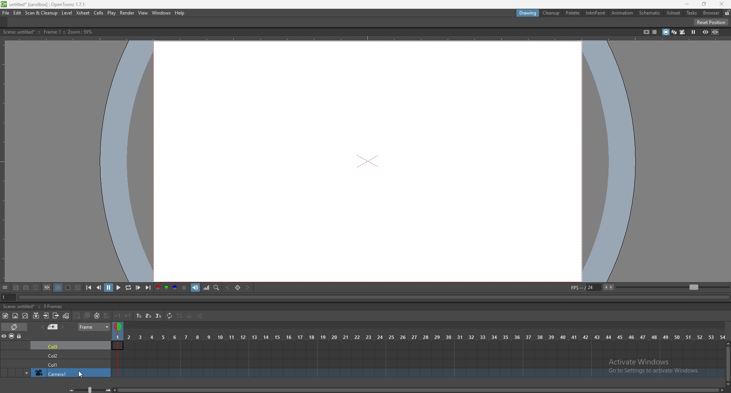 This screenshot has height=393, width=731. I want to click on hide bar, so click(5, 288).